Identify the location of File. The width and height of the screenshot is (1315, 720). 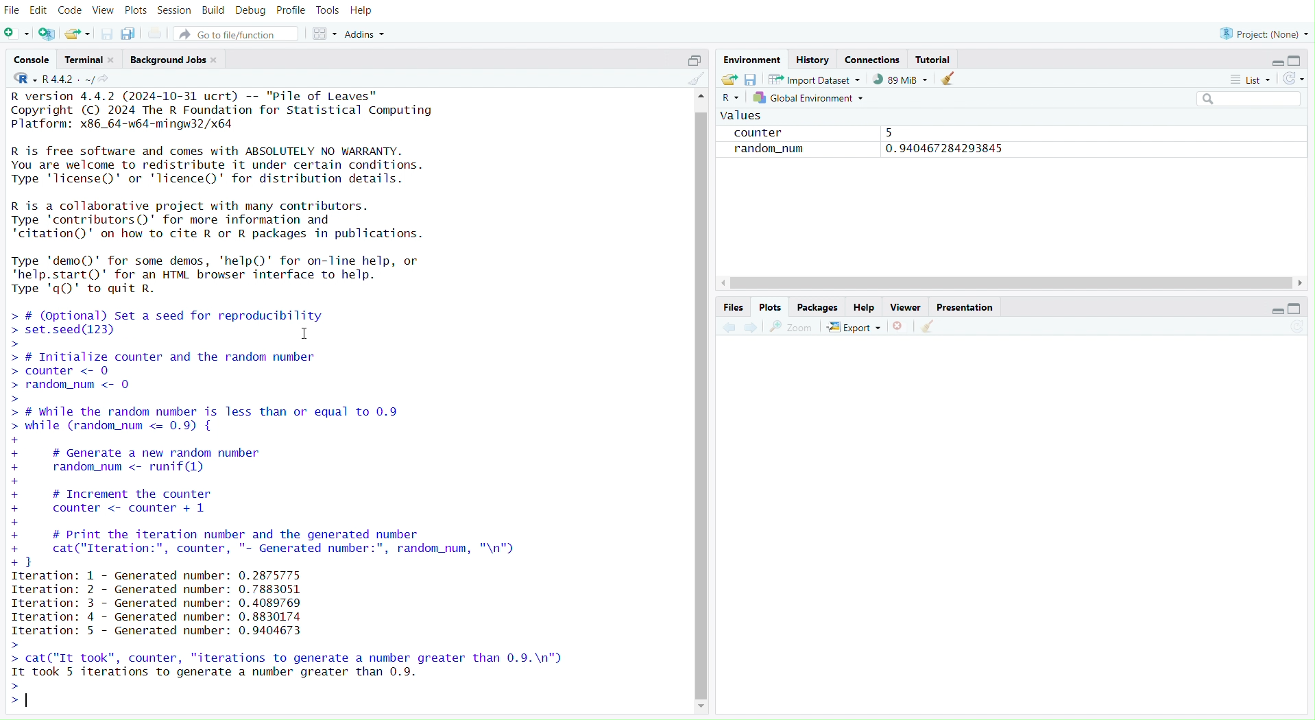
(13, 11).